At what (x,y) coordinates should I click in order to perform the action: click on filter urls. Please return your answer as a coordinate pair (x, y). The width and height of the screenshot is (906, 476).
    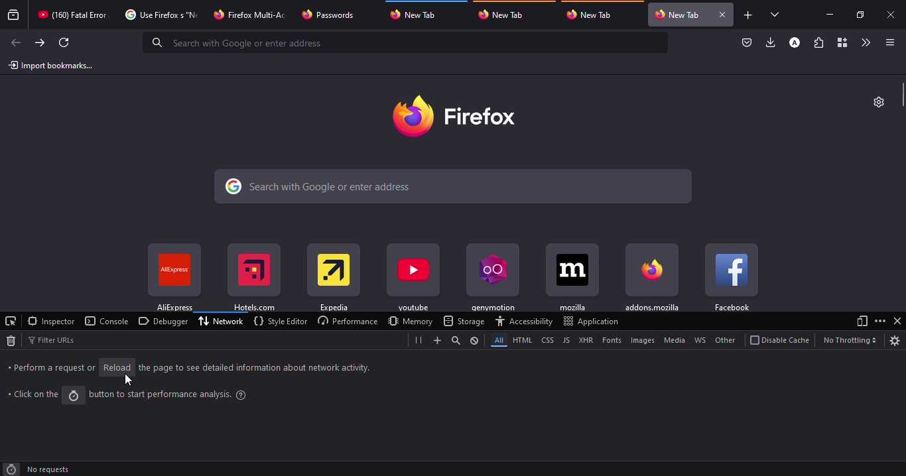
    Looking at the image, I should click on (52, 339).